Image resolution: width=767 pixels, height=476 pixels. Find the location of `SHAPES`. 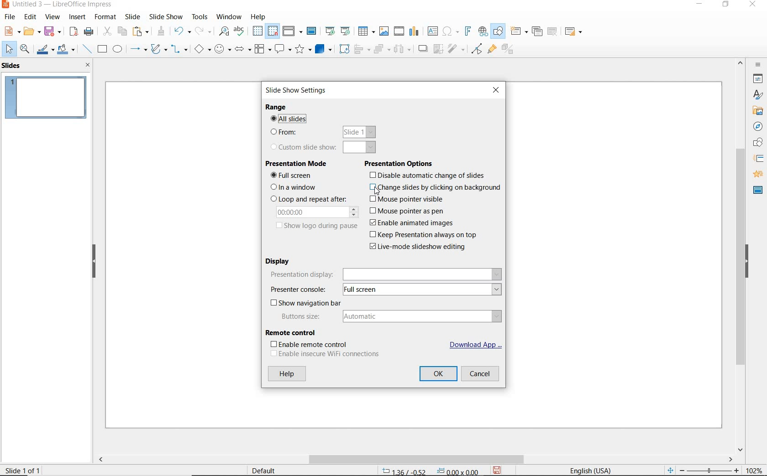

SHAPES is located at coordinates (756, 144).